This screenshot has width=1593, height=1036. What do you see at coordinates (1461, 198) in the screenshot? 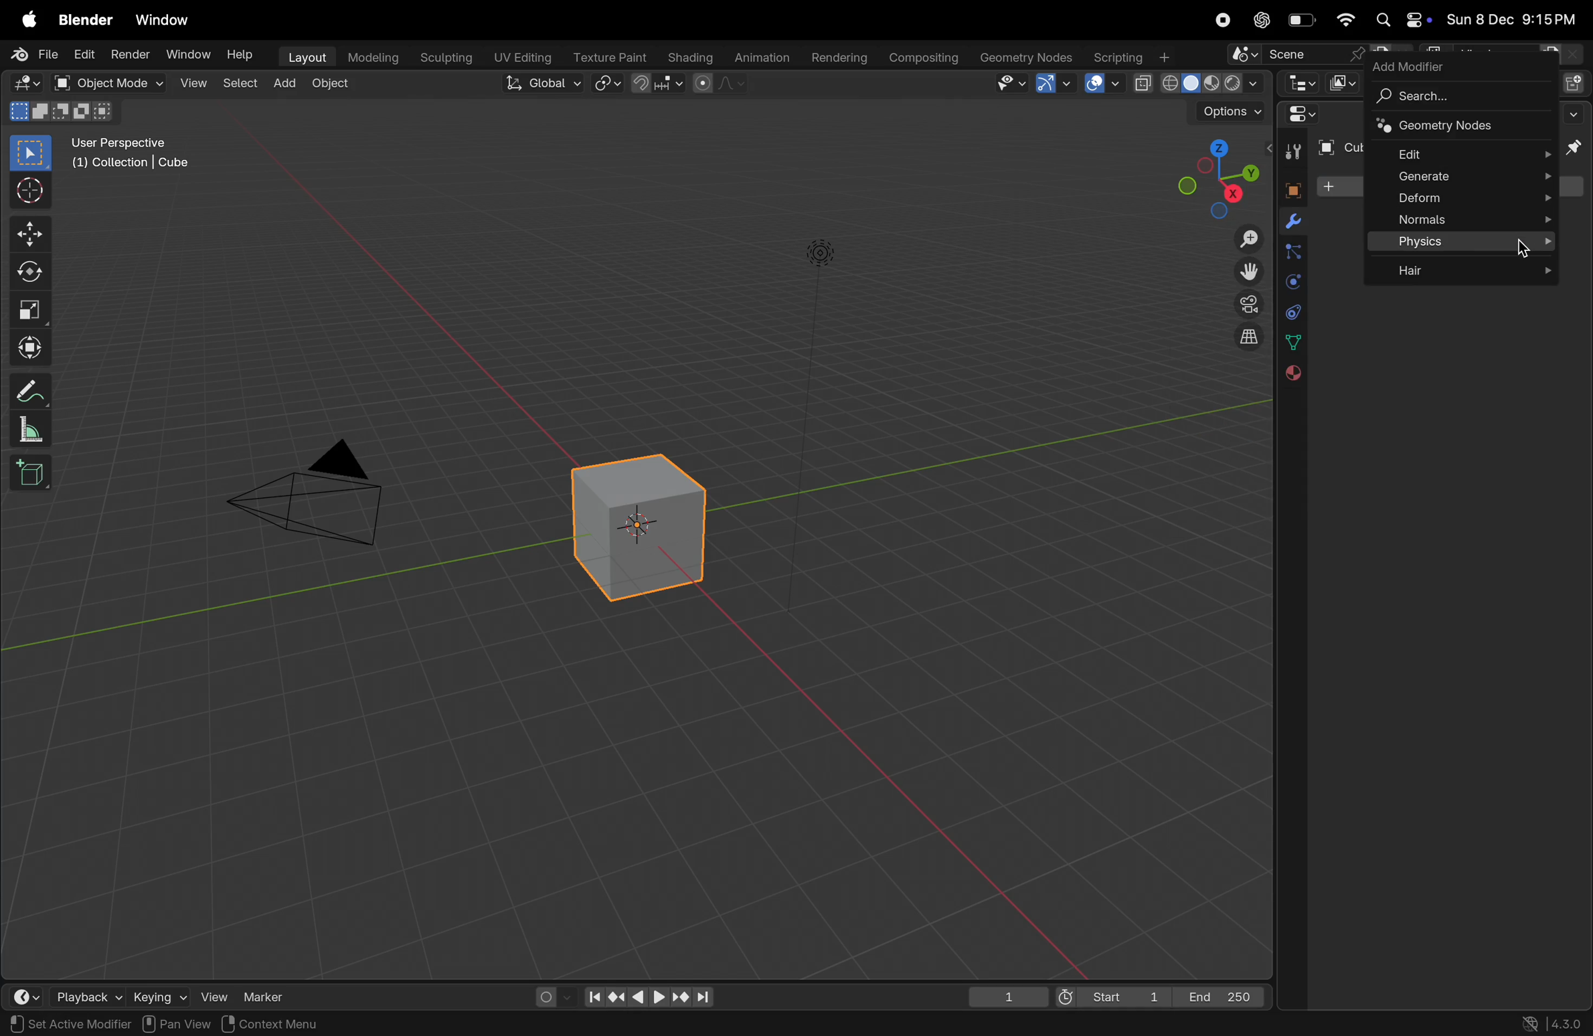
I see `Deform` at bounding box center [1461, 198].